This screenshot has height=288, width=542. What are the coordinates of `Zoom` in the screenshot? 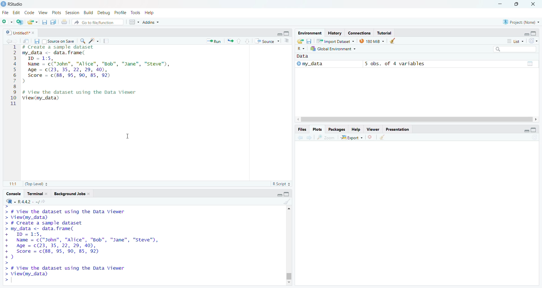 It's located at (83, 41).